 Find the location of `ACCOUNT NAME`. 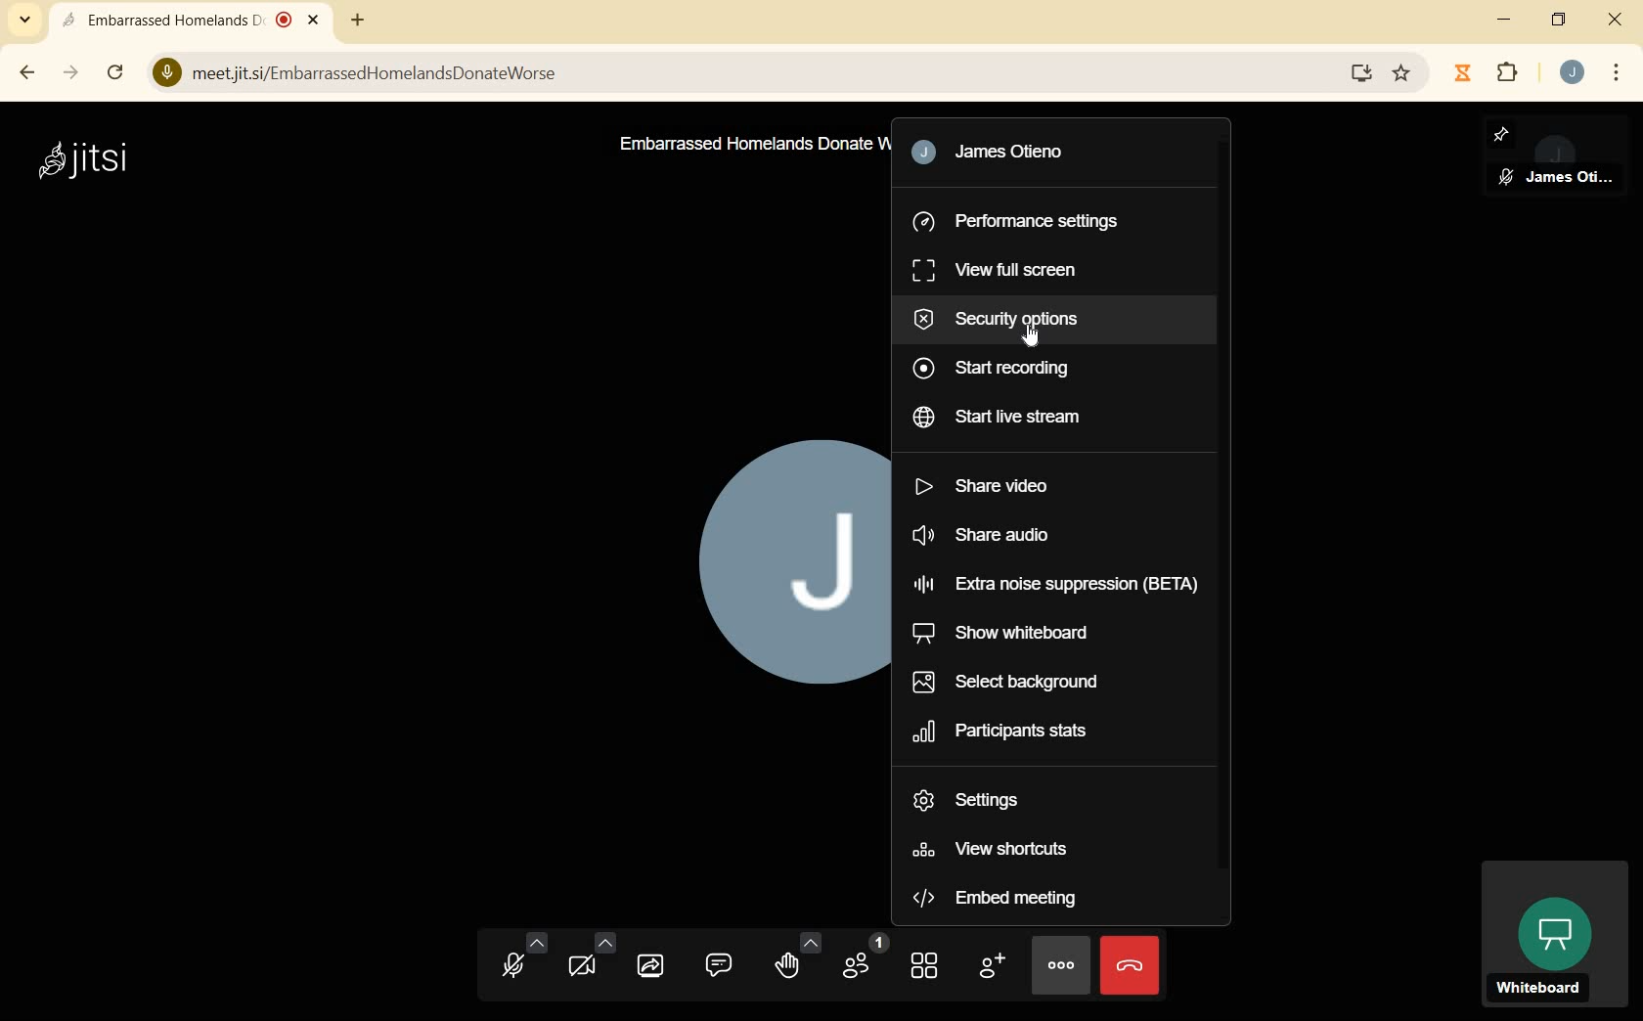

ACCOUNT NAME is located at coordinates (1022, 155).